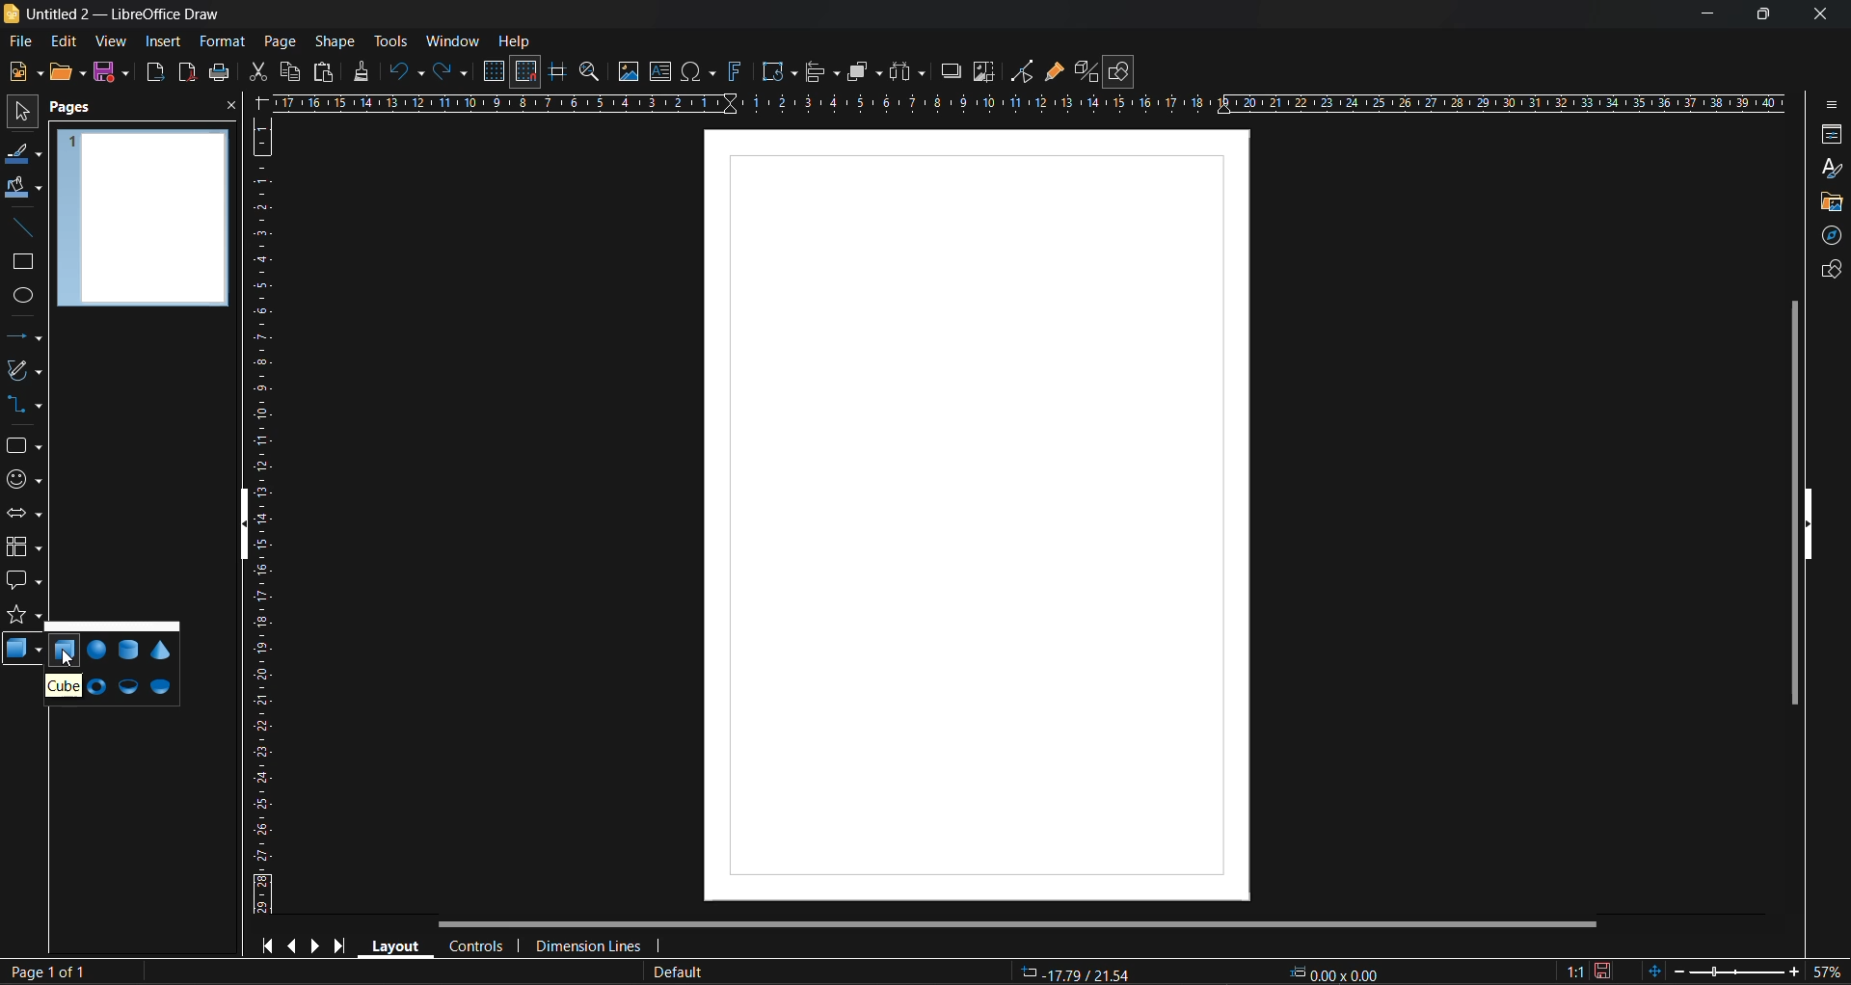  Describe the element at coordinates (820, 73) in the screenshot. I see `align objects` at that location.